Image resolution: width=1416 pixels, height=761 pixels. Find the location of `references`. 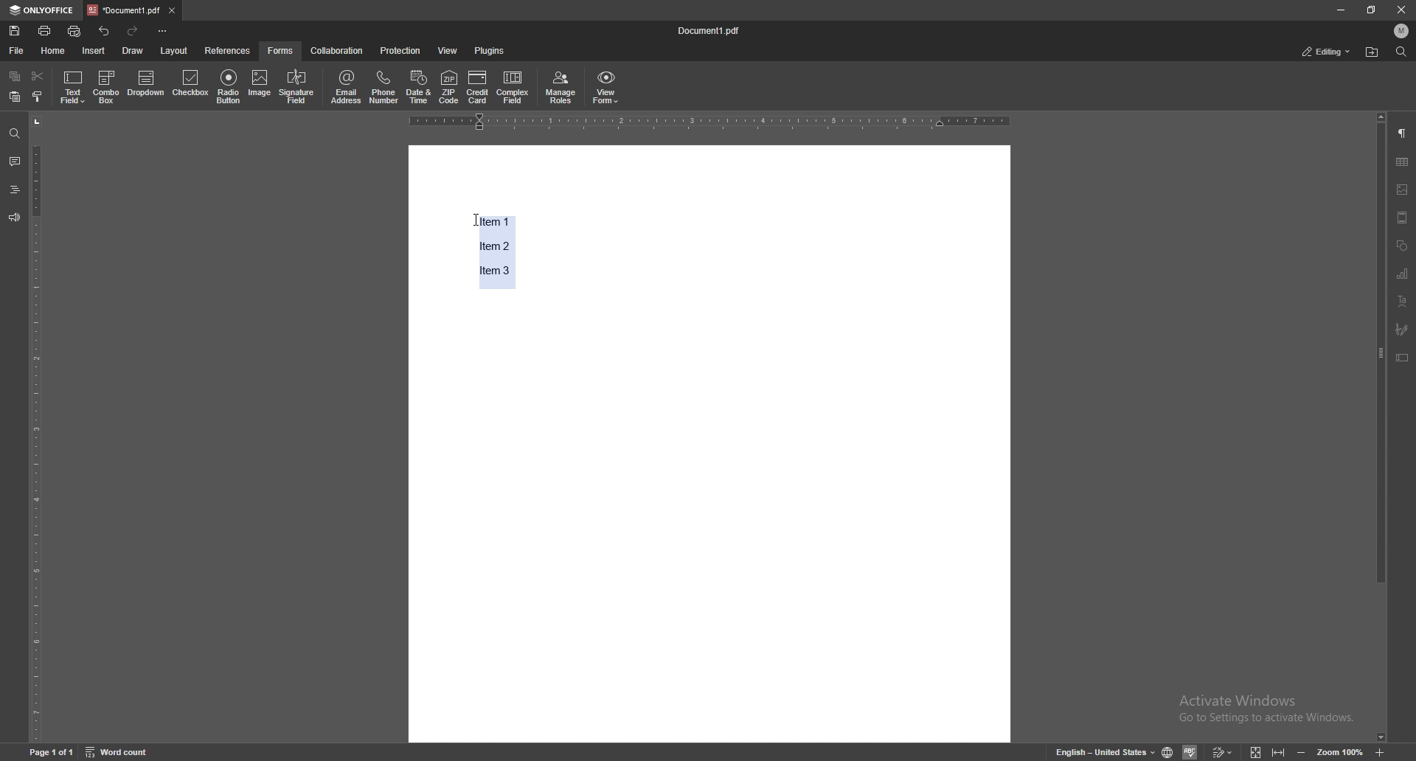

references is located at coordinates (228, 51).